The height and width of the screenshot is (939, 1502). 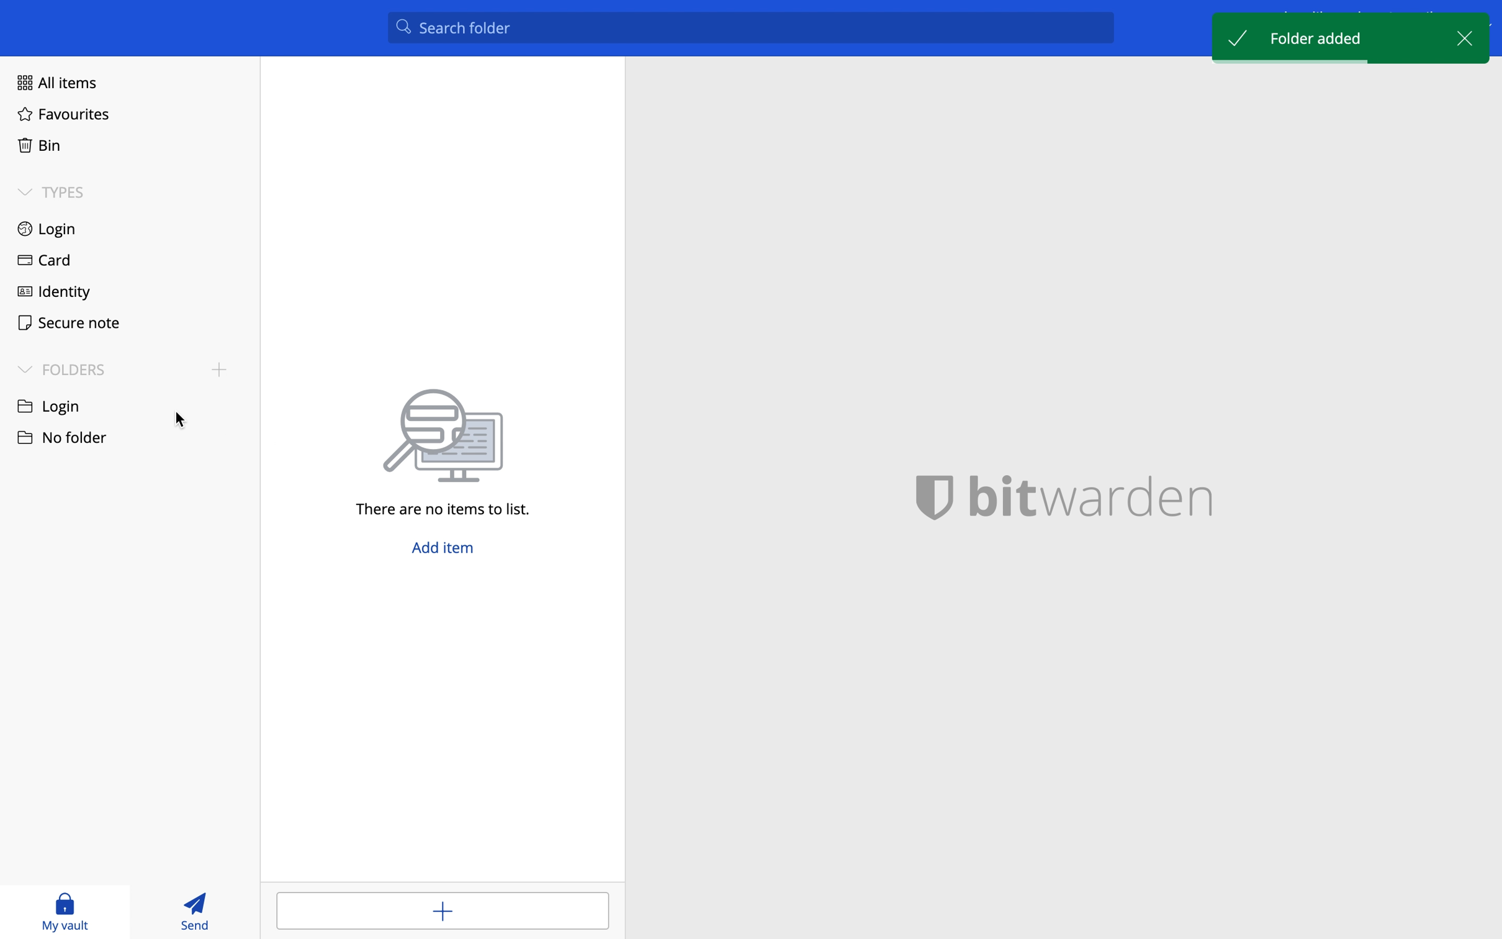 I want to click on bitwarden, so click(x=1079, y=494).